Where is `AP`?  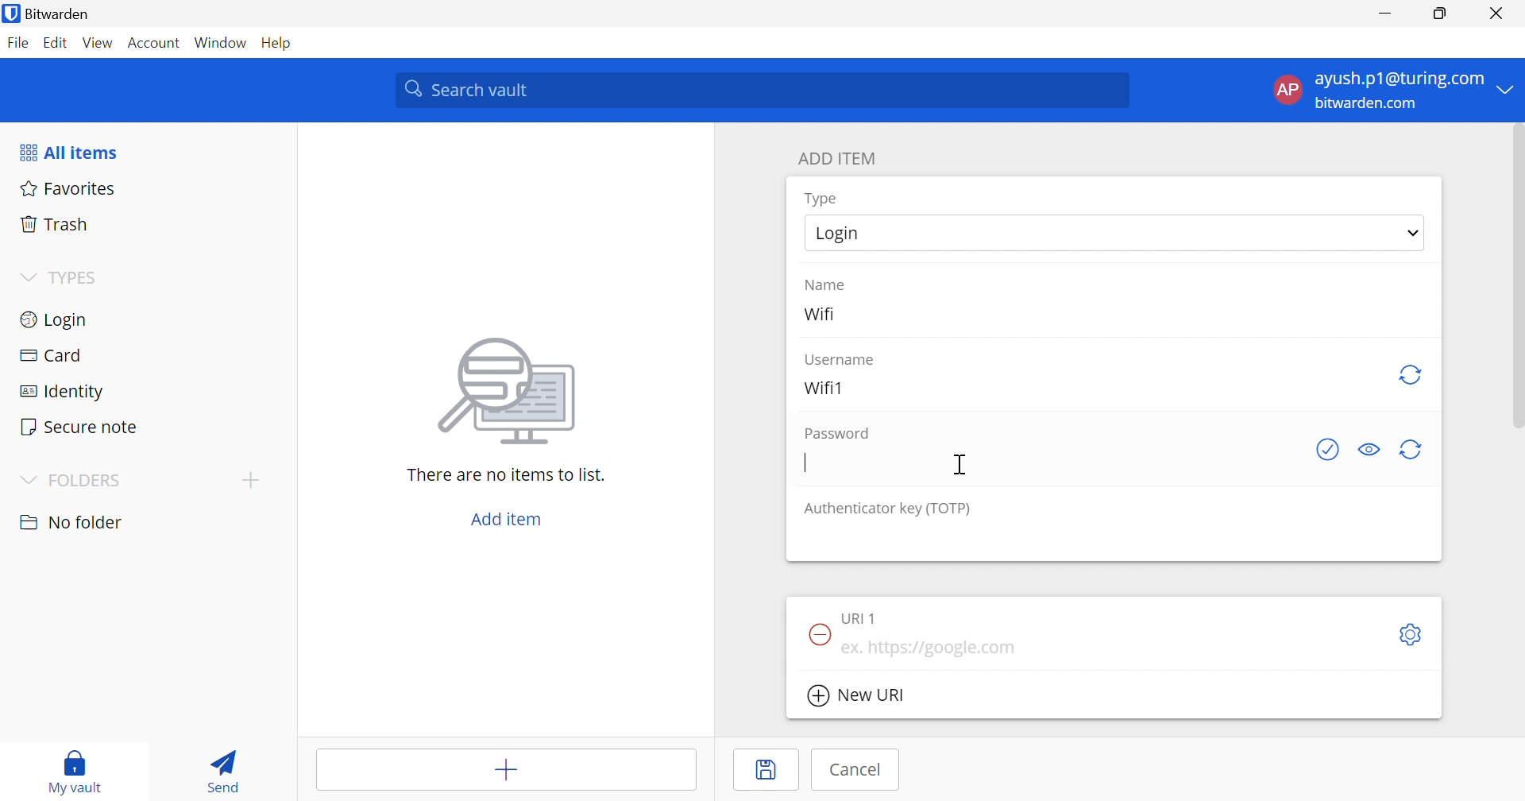
AP is located at coordinates (1286, 93).